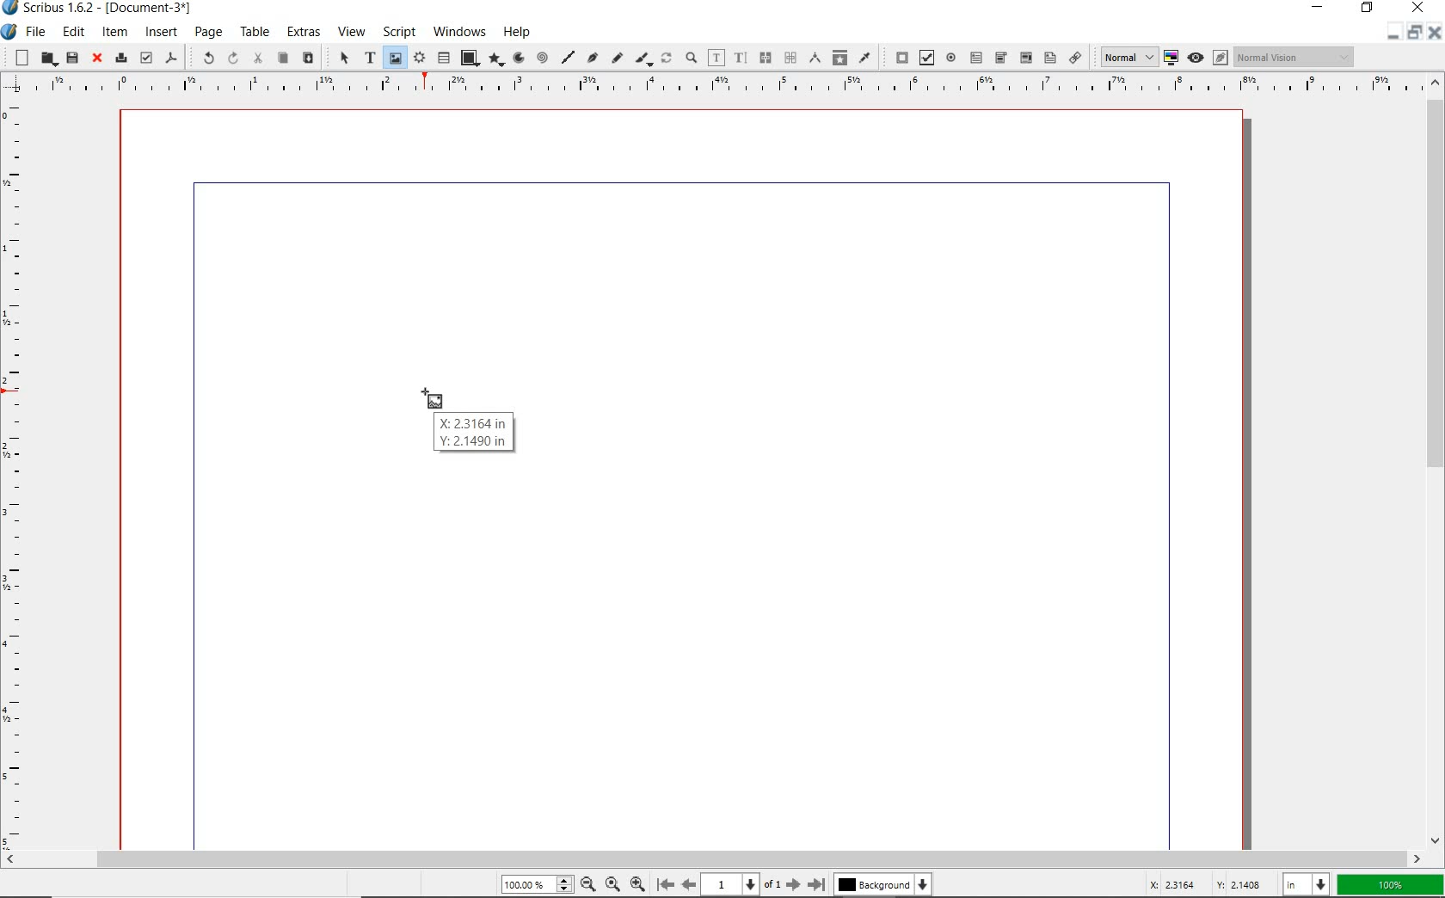 This screenshot has height=898, width=1445. What do you see at coordinates (474, 433) in the screenshot?
I see `X Y COORDINATES` at bounding box center [474, 433].